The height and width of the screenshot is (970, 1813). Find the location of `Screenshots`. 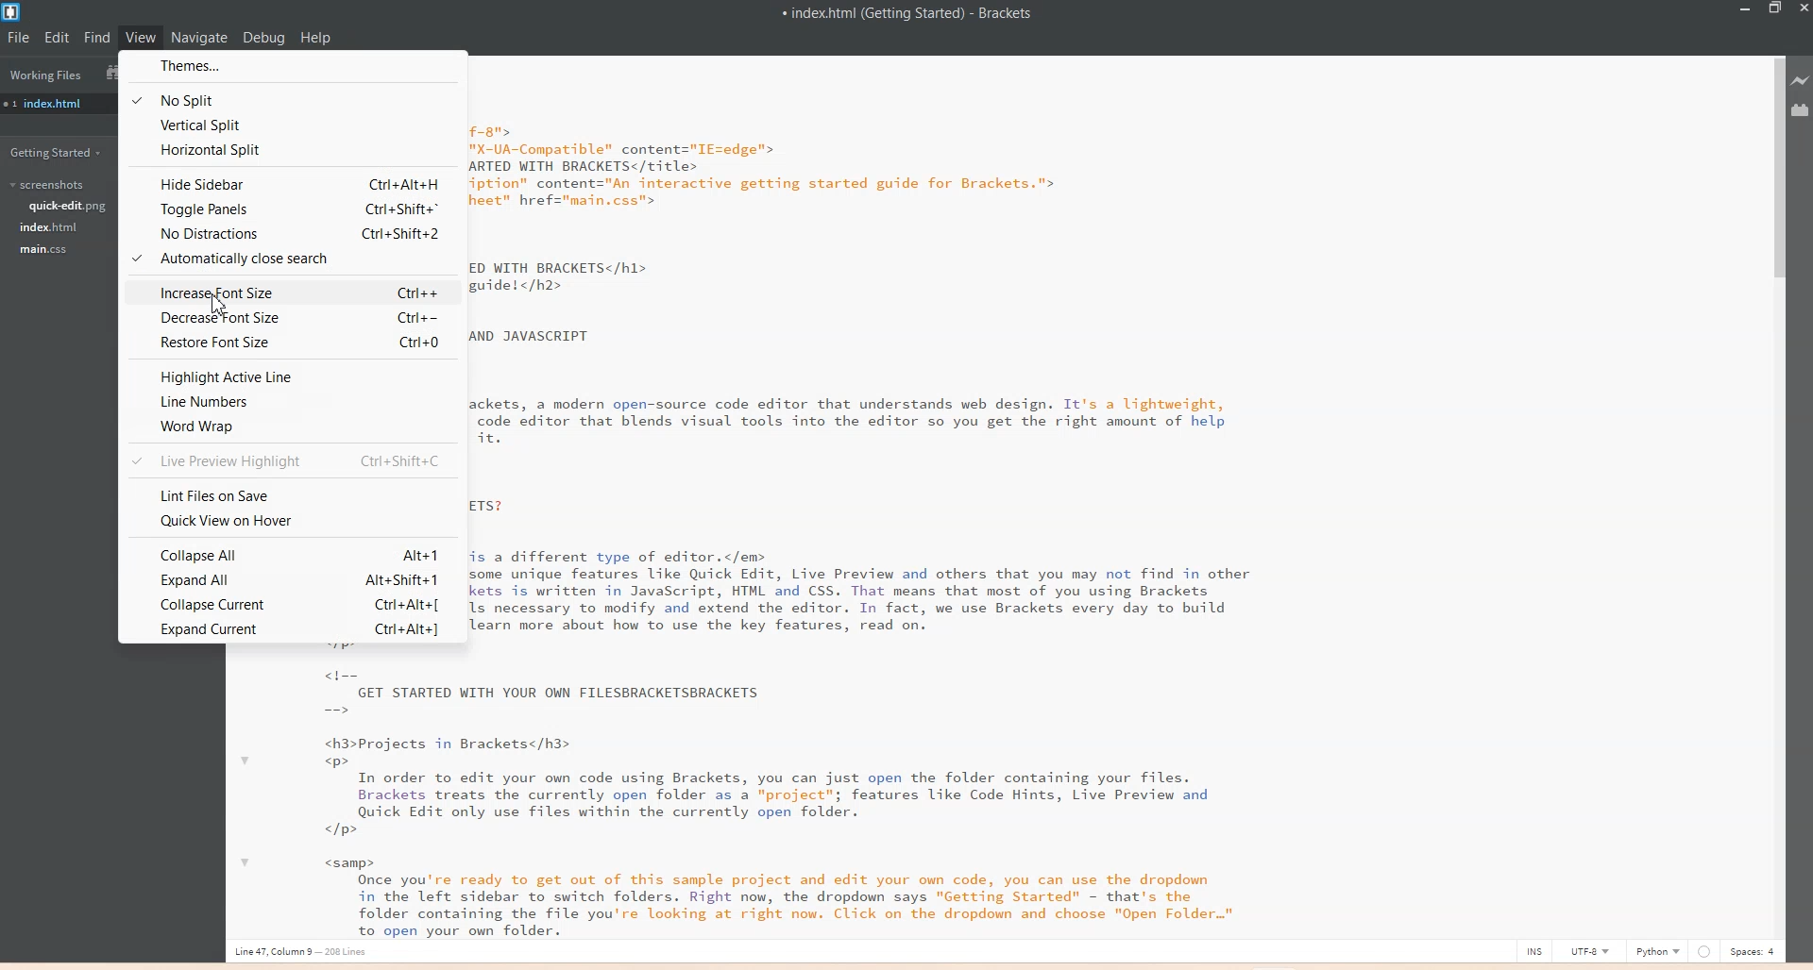

Screenshots is located at coordinates (48, 185).